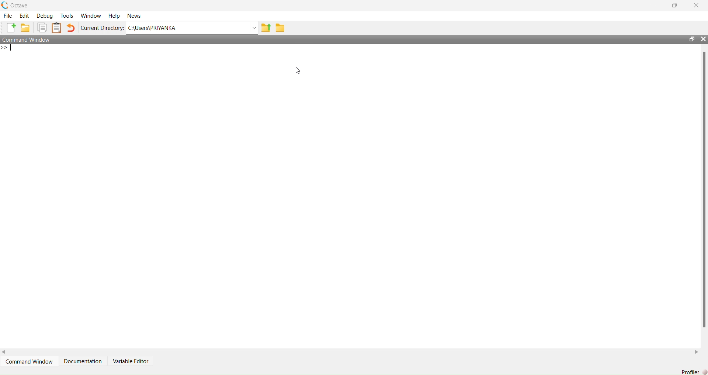  What do you see at coordinates (280, 28) in the screenshot?
I see `Browse Directions` at bounding box center [280, 28].